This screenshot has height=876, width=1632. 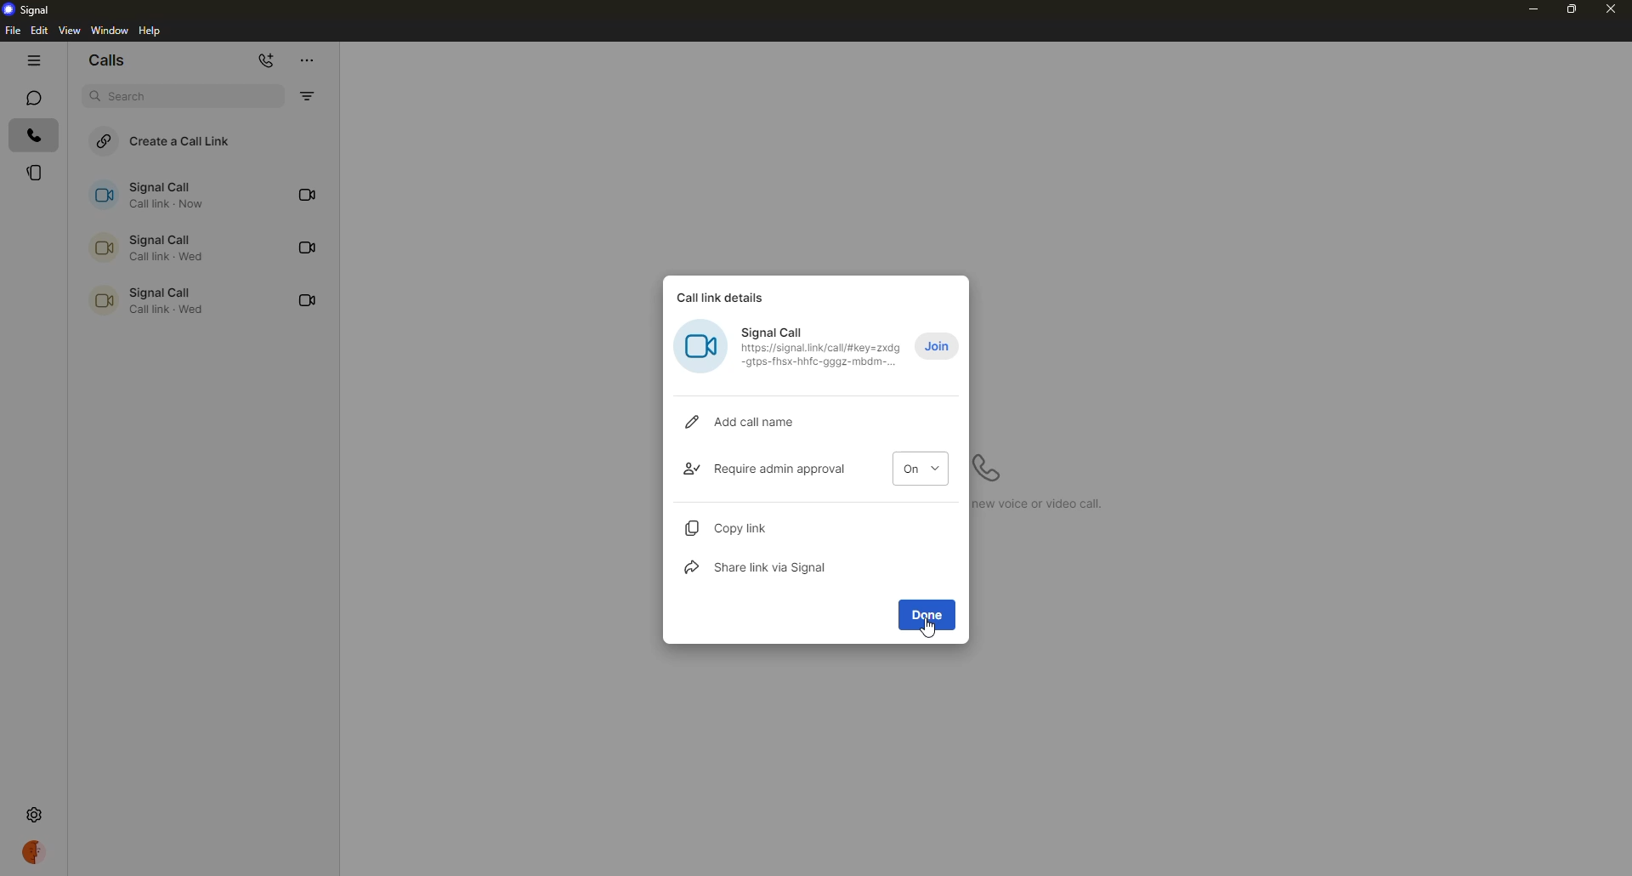 What do you see at coordinates (739, 422) in the screenshot?
I see `add call name` at bounding box center [739, 422].